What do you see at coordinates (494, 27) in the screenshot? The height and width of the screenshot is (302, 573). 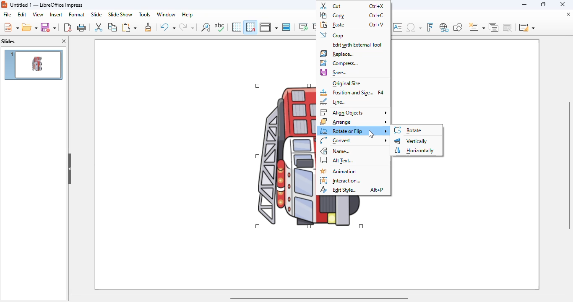 I see `duplicate slide` at bounding box center [494, 27].